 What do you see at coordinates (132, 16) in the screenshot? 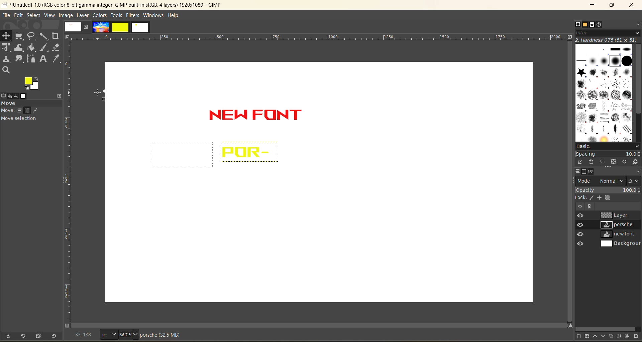
I see `filters` at bounding box center [132, 16].